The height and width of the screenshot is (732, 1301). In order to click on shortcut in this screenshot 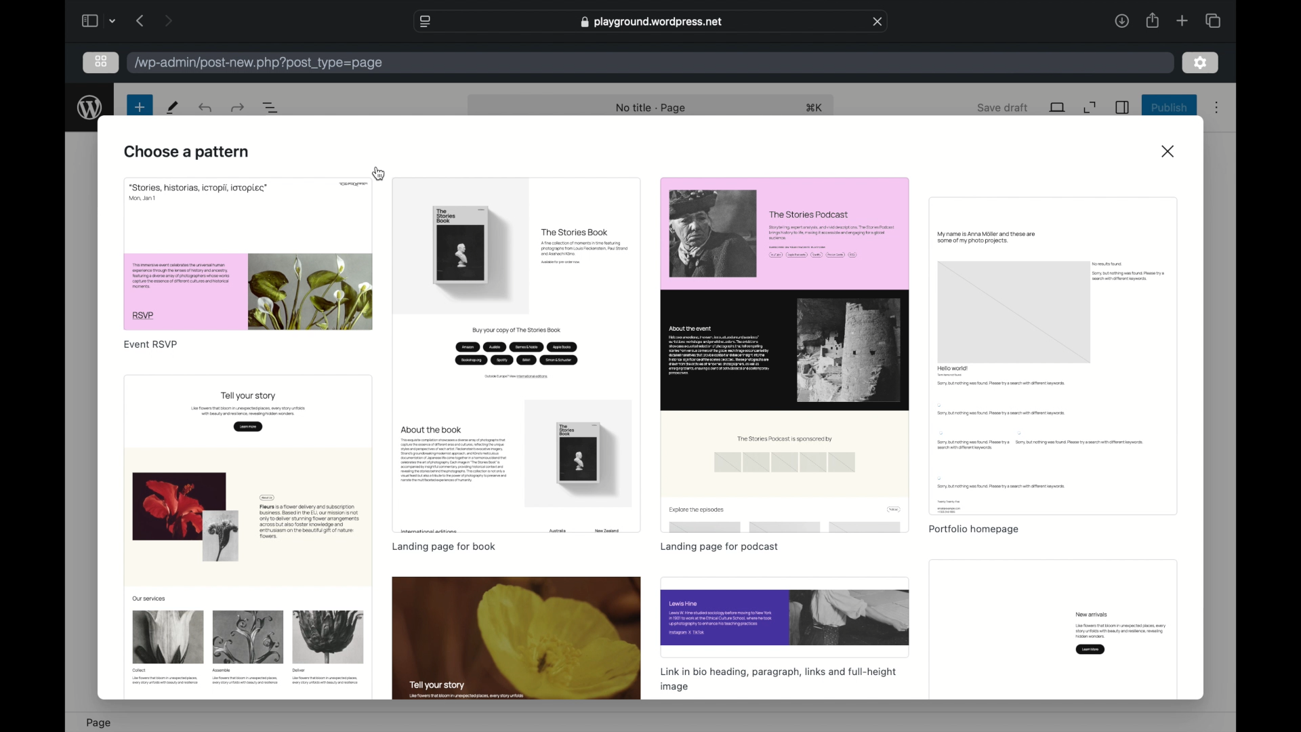, I will do `click(814, 108)`.